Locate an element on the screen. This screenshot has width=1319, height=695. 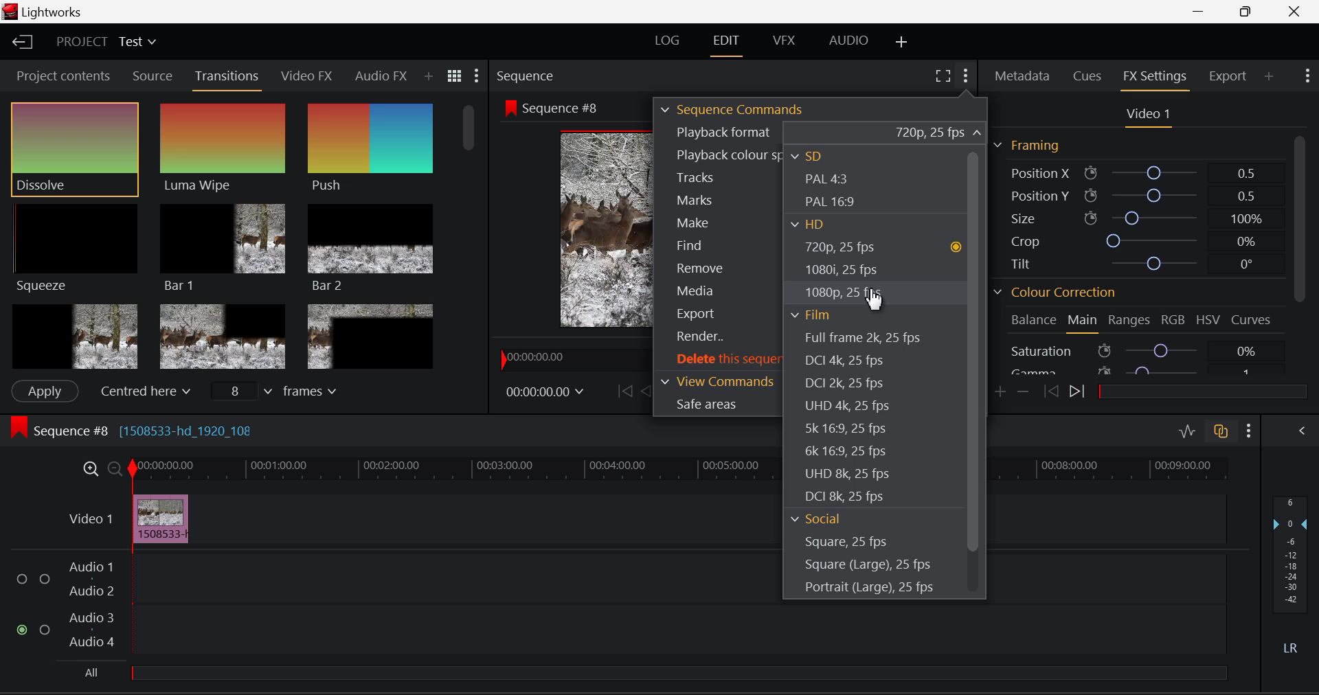
Audio Input Field is located at coordinates (379, 604).